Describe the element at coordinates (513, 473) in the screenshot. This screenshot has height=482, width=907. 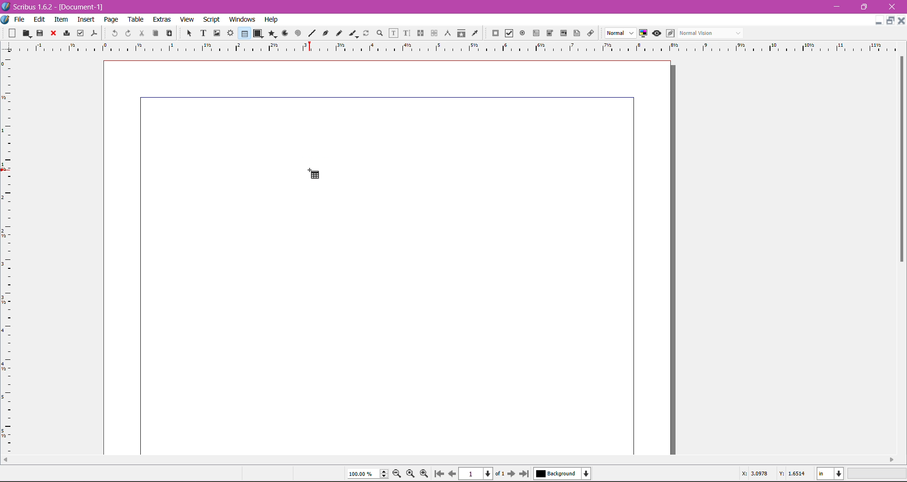
I see `Next Page` at that location.